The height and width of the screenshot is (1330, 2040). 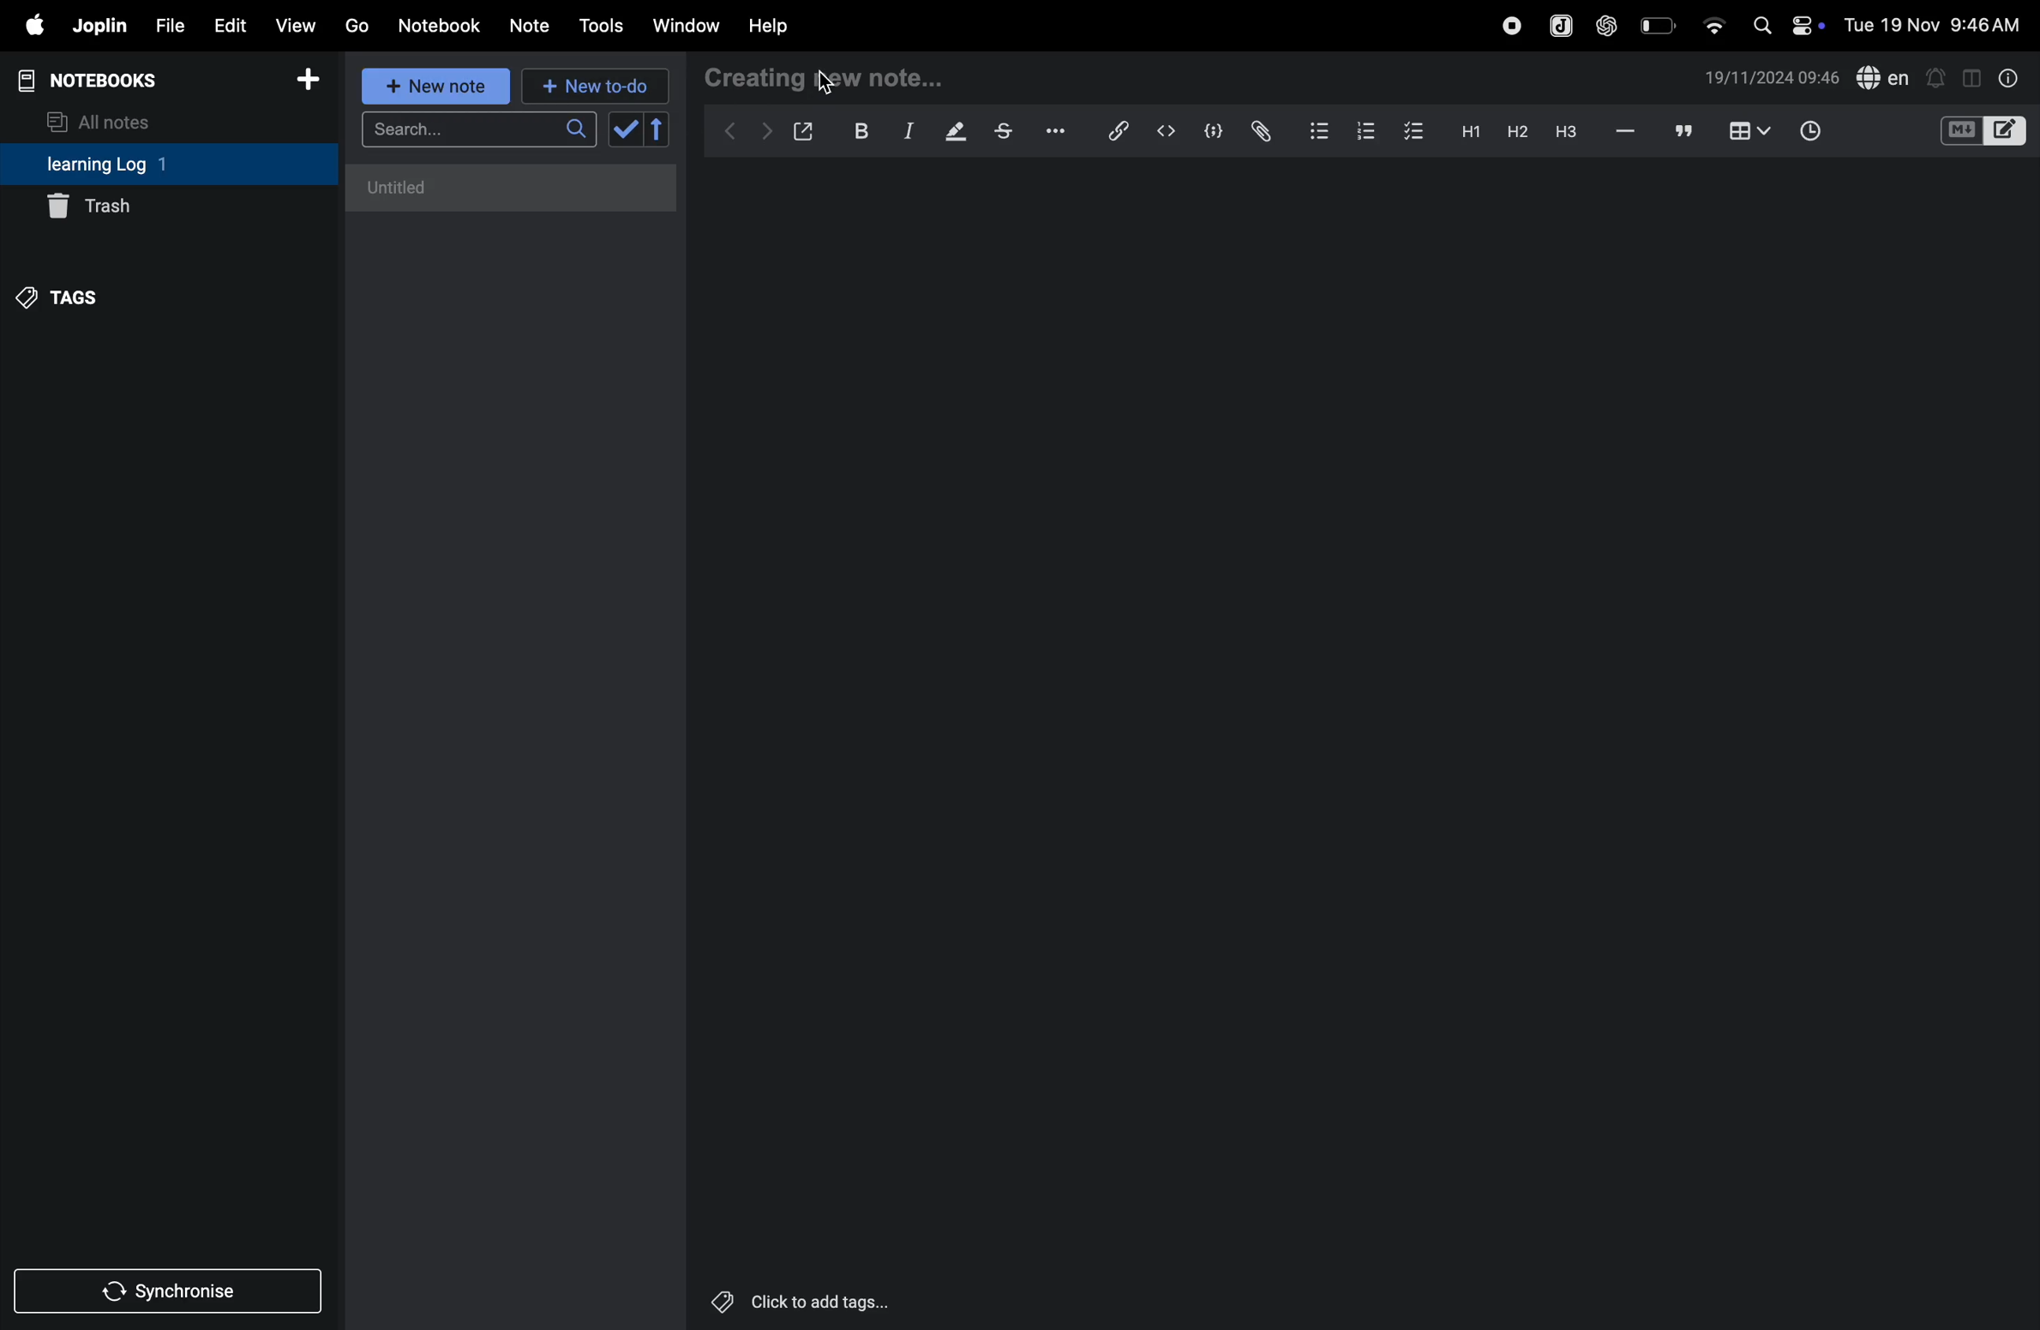 I want to click on notes, so click(x=531, y=27).